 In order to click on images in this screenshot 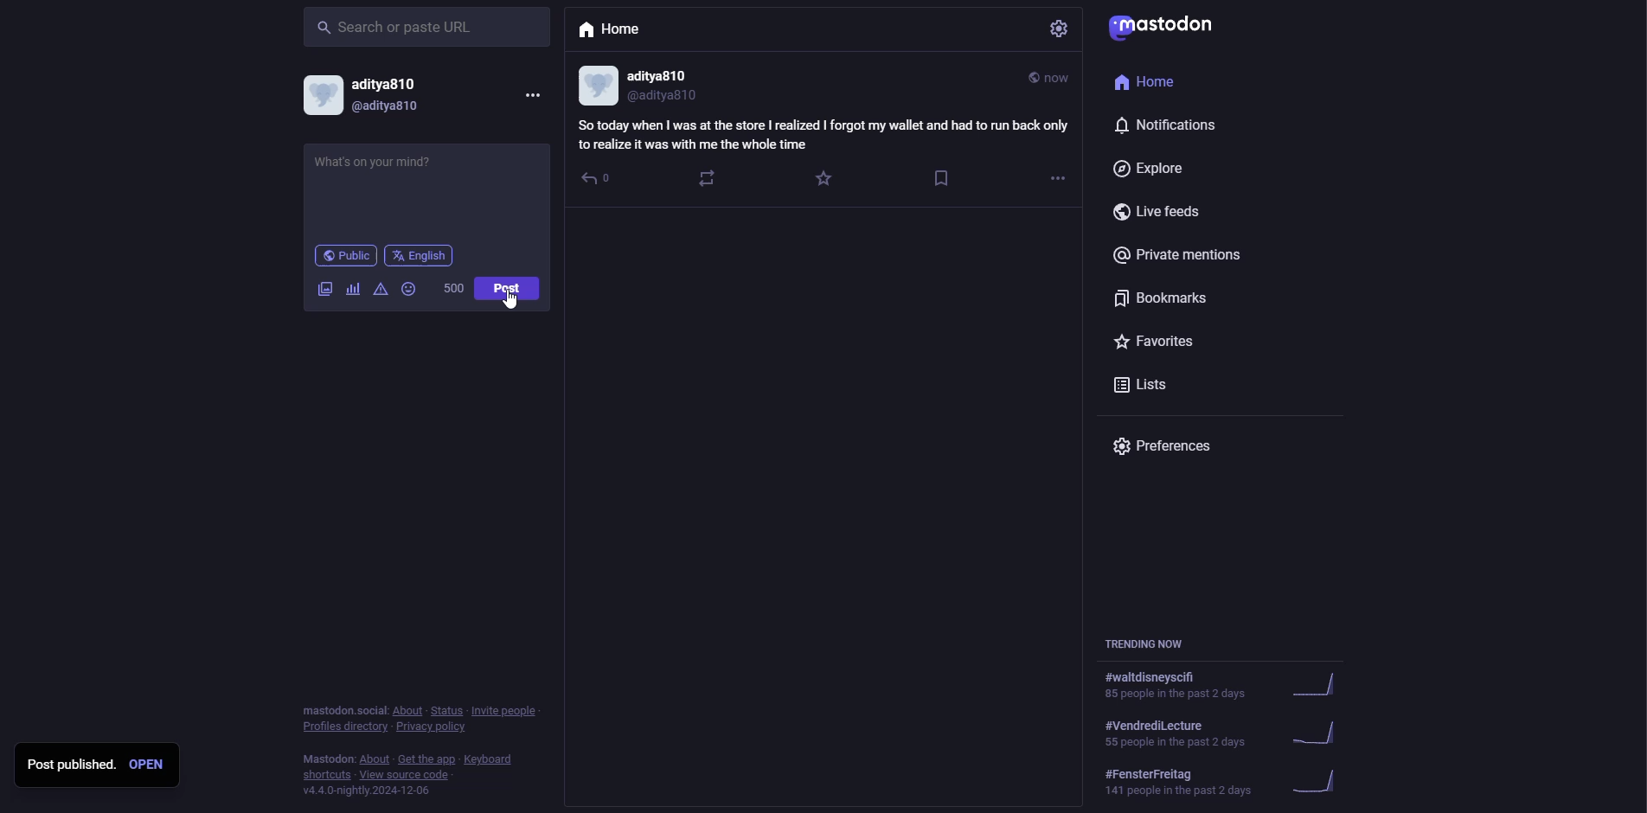, I will do `click(324, 288)`.